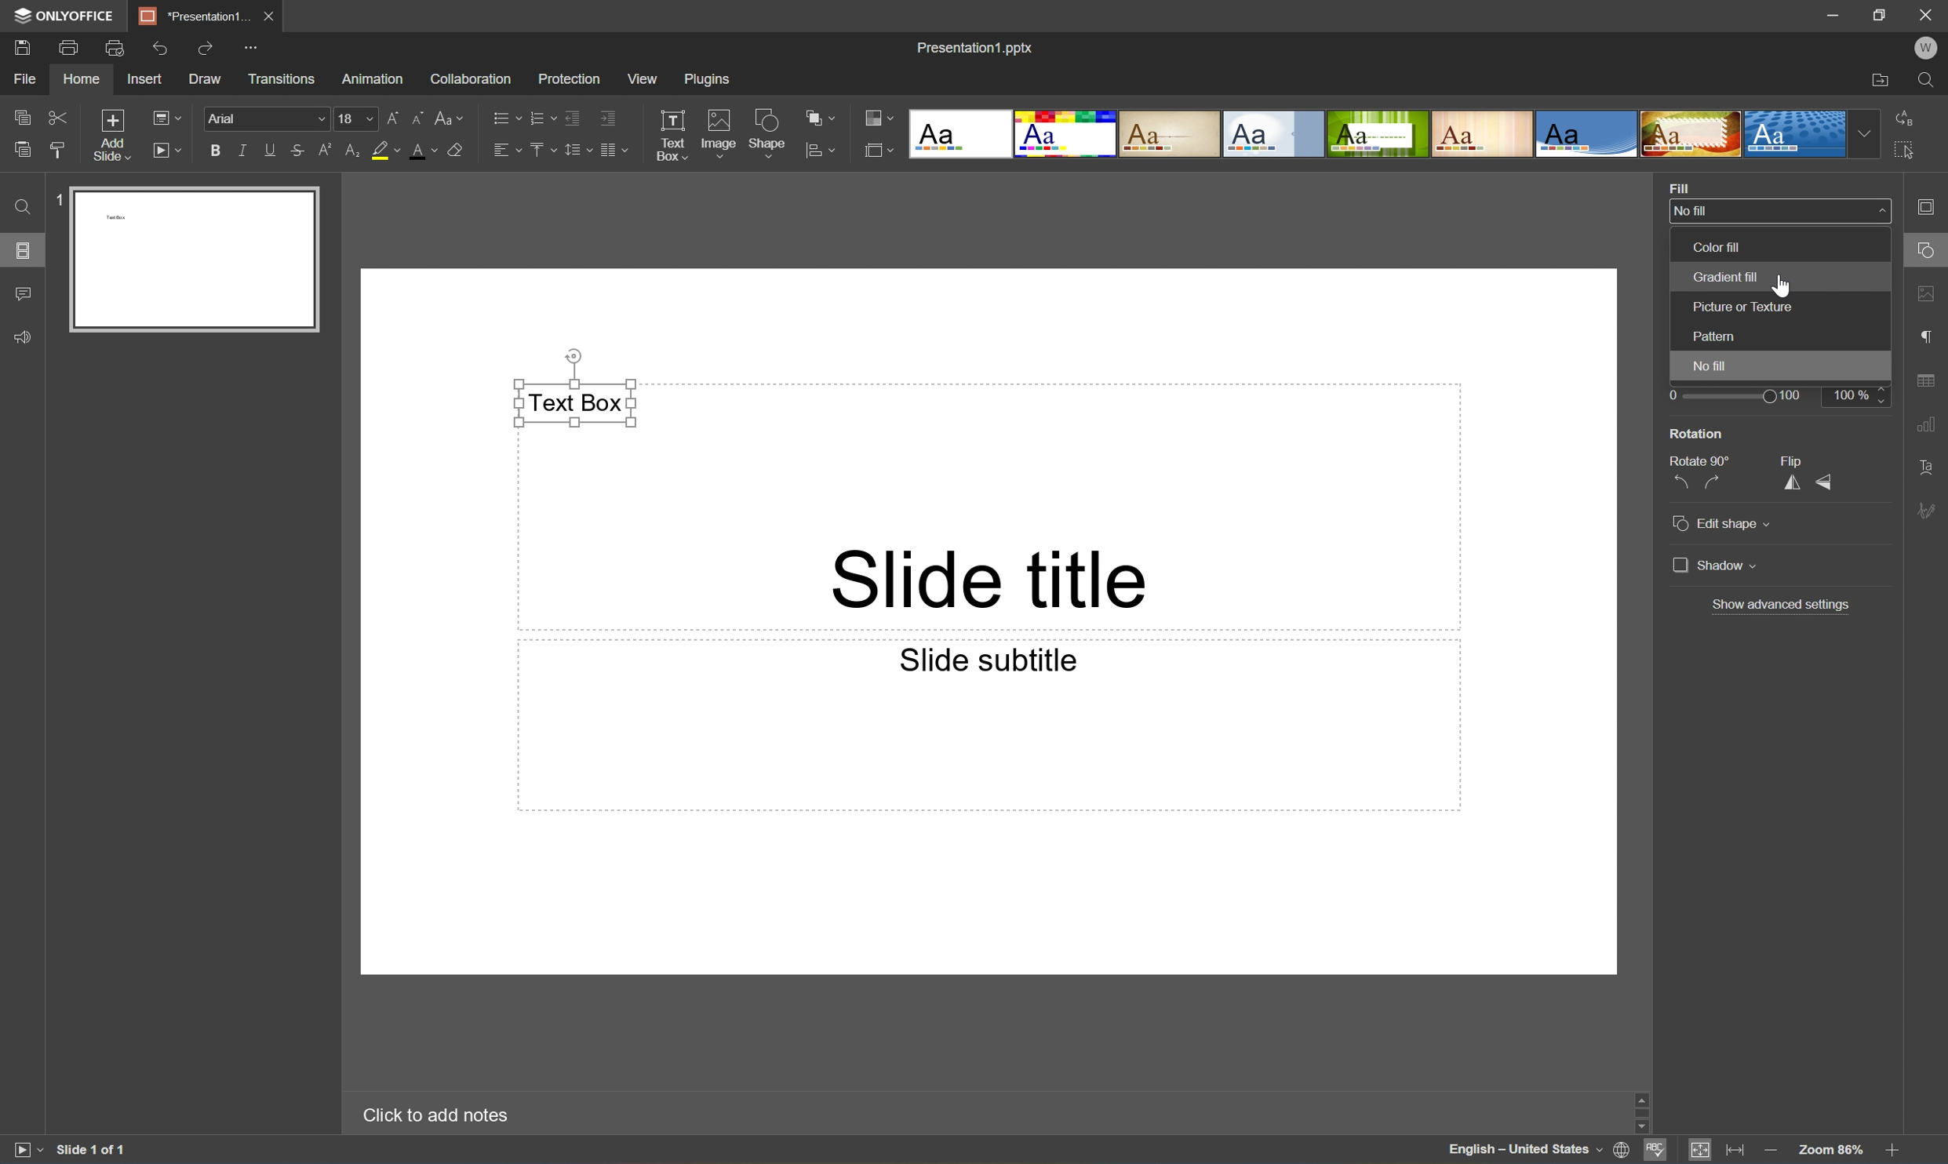  What do you see at coordinates (1897, 1151) in the screenshot?
I see `Zoom in` at bounding box center [1897, 1151].